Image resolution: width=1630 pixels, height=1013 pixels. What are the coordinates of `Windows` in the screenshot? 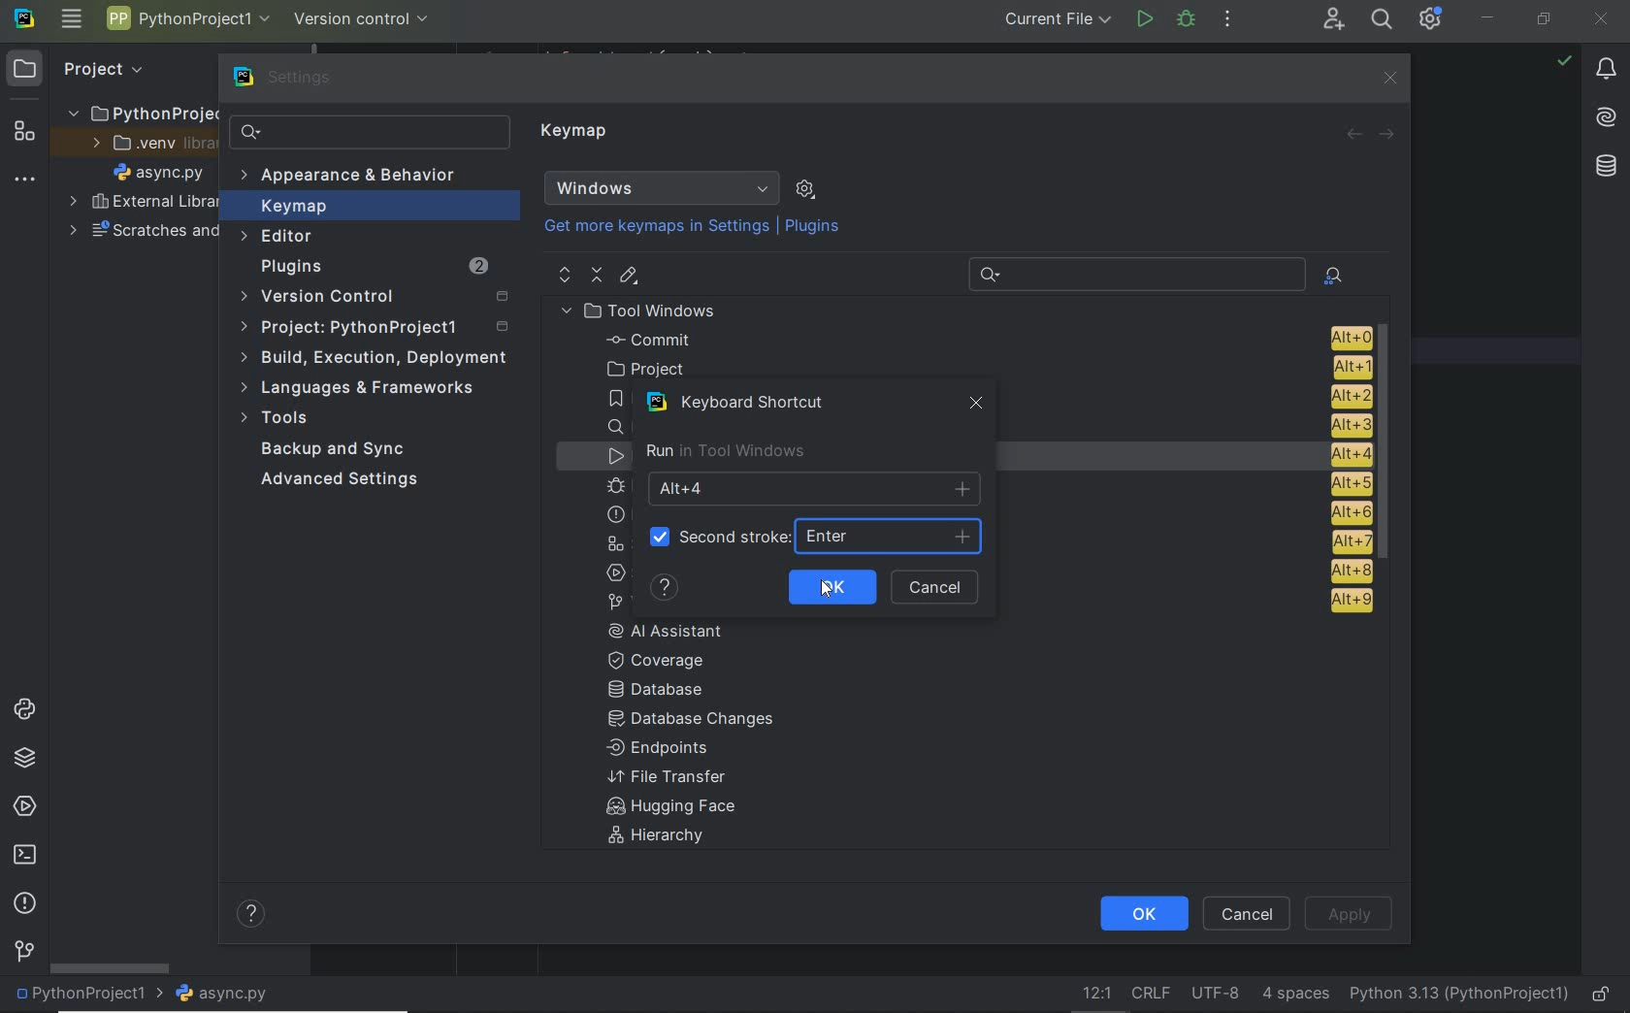 It's located at (662, 188).